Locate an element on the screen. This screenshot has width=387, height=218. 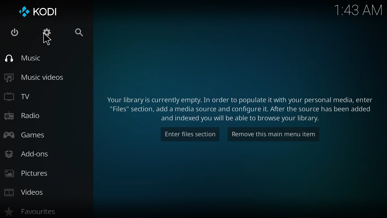
music videos is located at coordinates (34, 77).